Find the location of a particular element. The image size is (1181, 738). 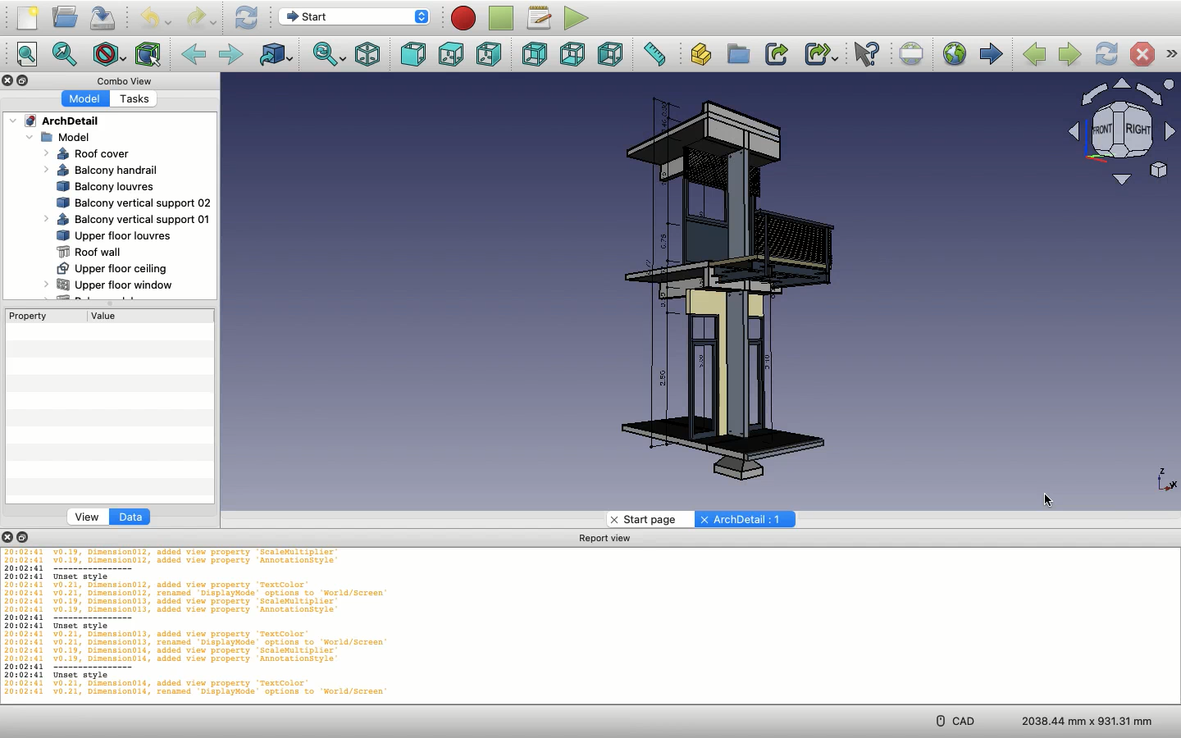

Property is located at coordinates (26, 316).